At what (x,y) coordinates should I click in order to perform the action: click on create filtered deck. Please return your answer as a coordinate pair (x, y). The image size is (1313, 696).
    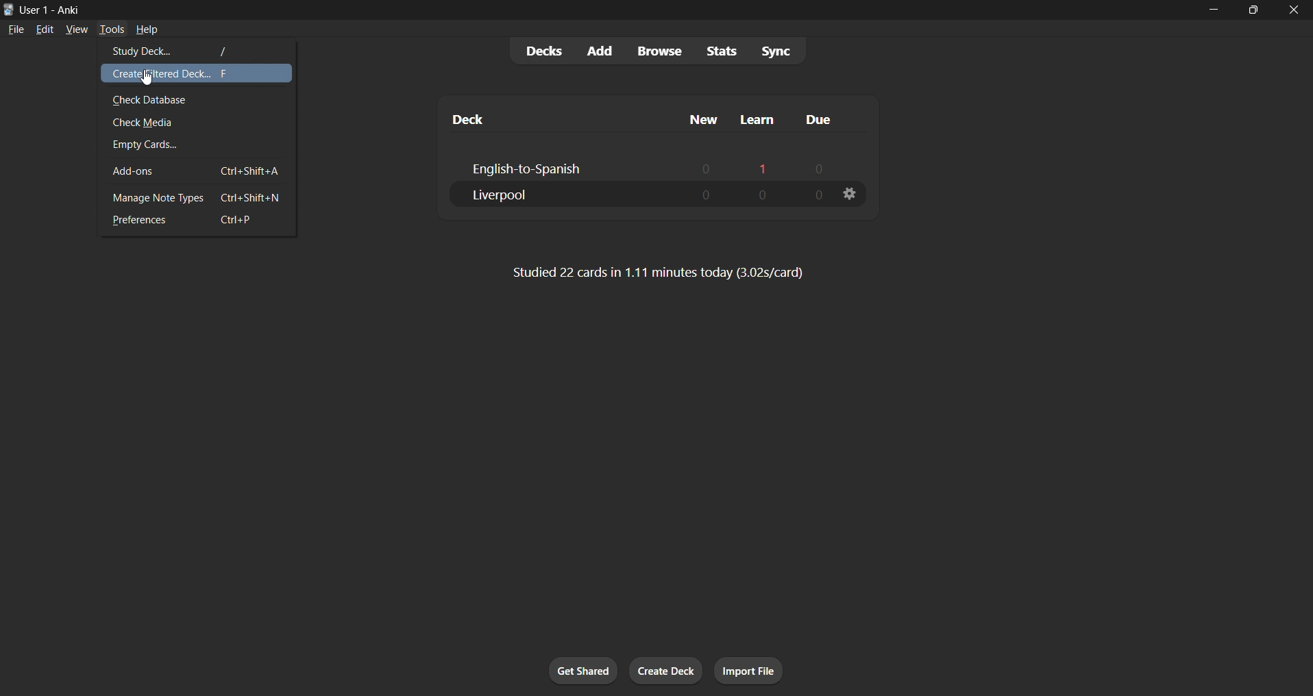
    Looking at the image, I should click on (195, 73).